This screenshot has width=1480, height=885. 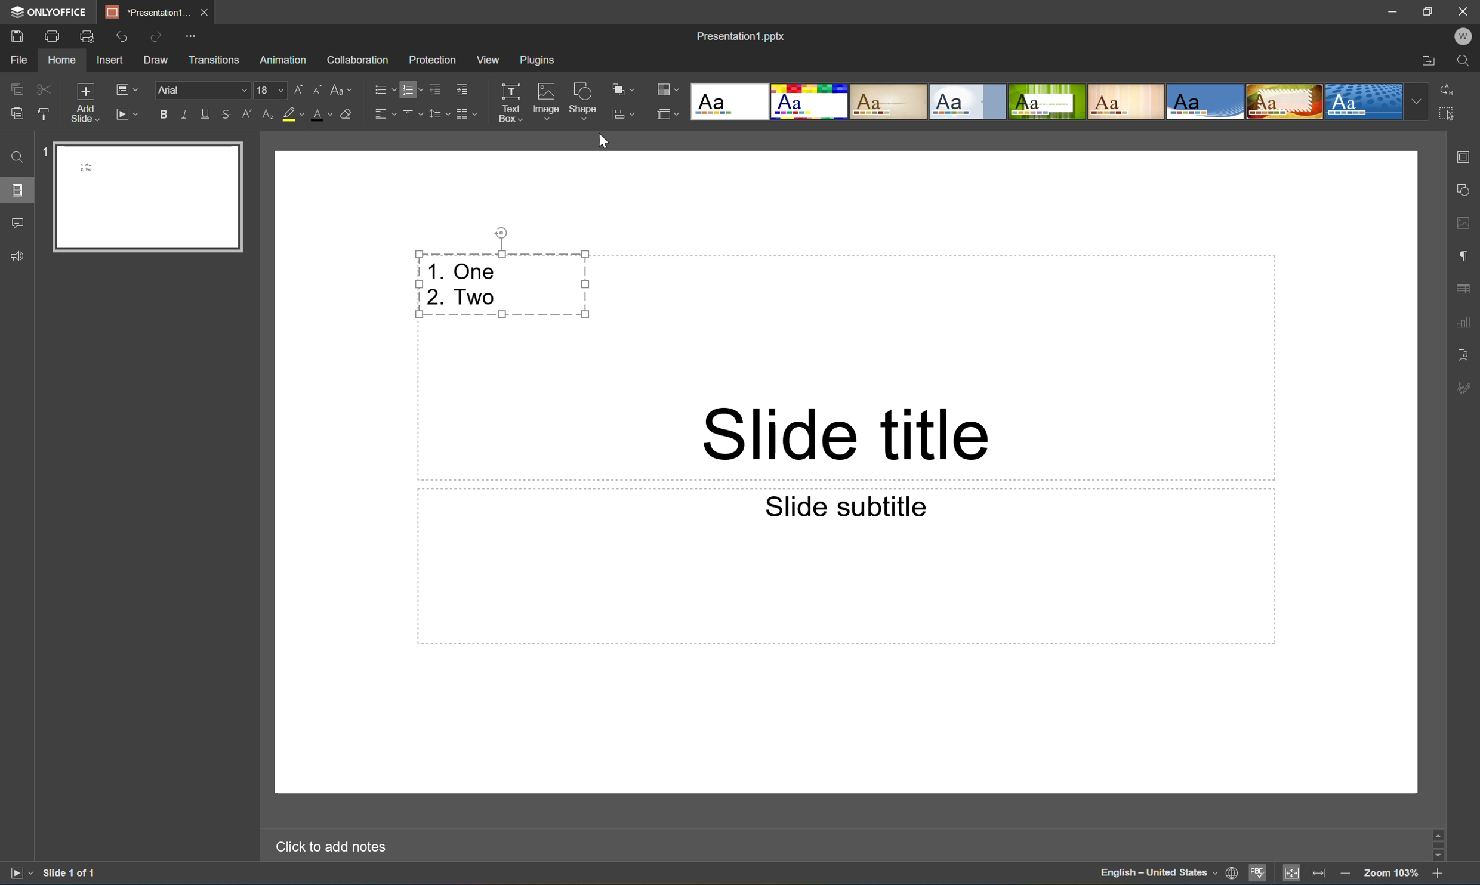 What do you see at coordinates (585, 102) in the screenshot?
I see `Shape` at bounding box center [585, 102].